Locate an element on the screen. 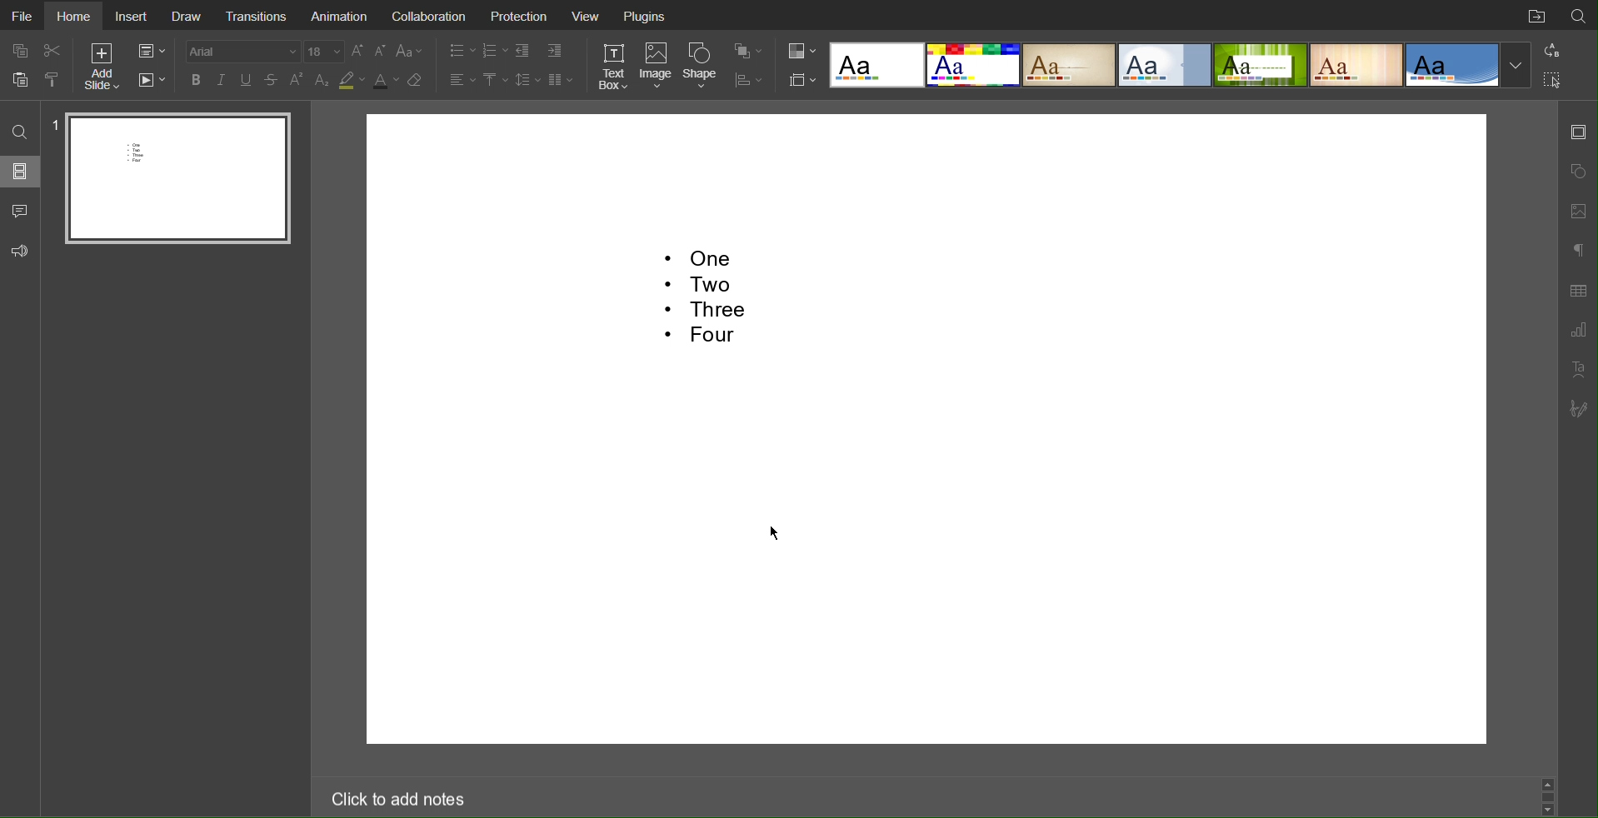  File is located at coordinates (22, 15).